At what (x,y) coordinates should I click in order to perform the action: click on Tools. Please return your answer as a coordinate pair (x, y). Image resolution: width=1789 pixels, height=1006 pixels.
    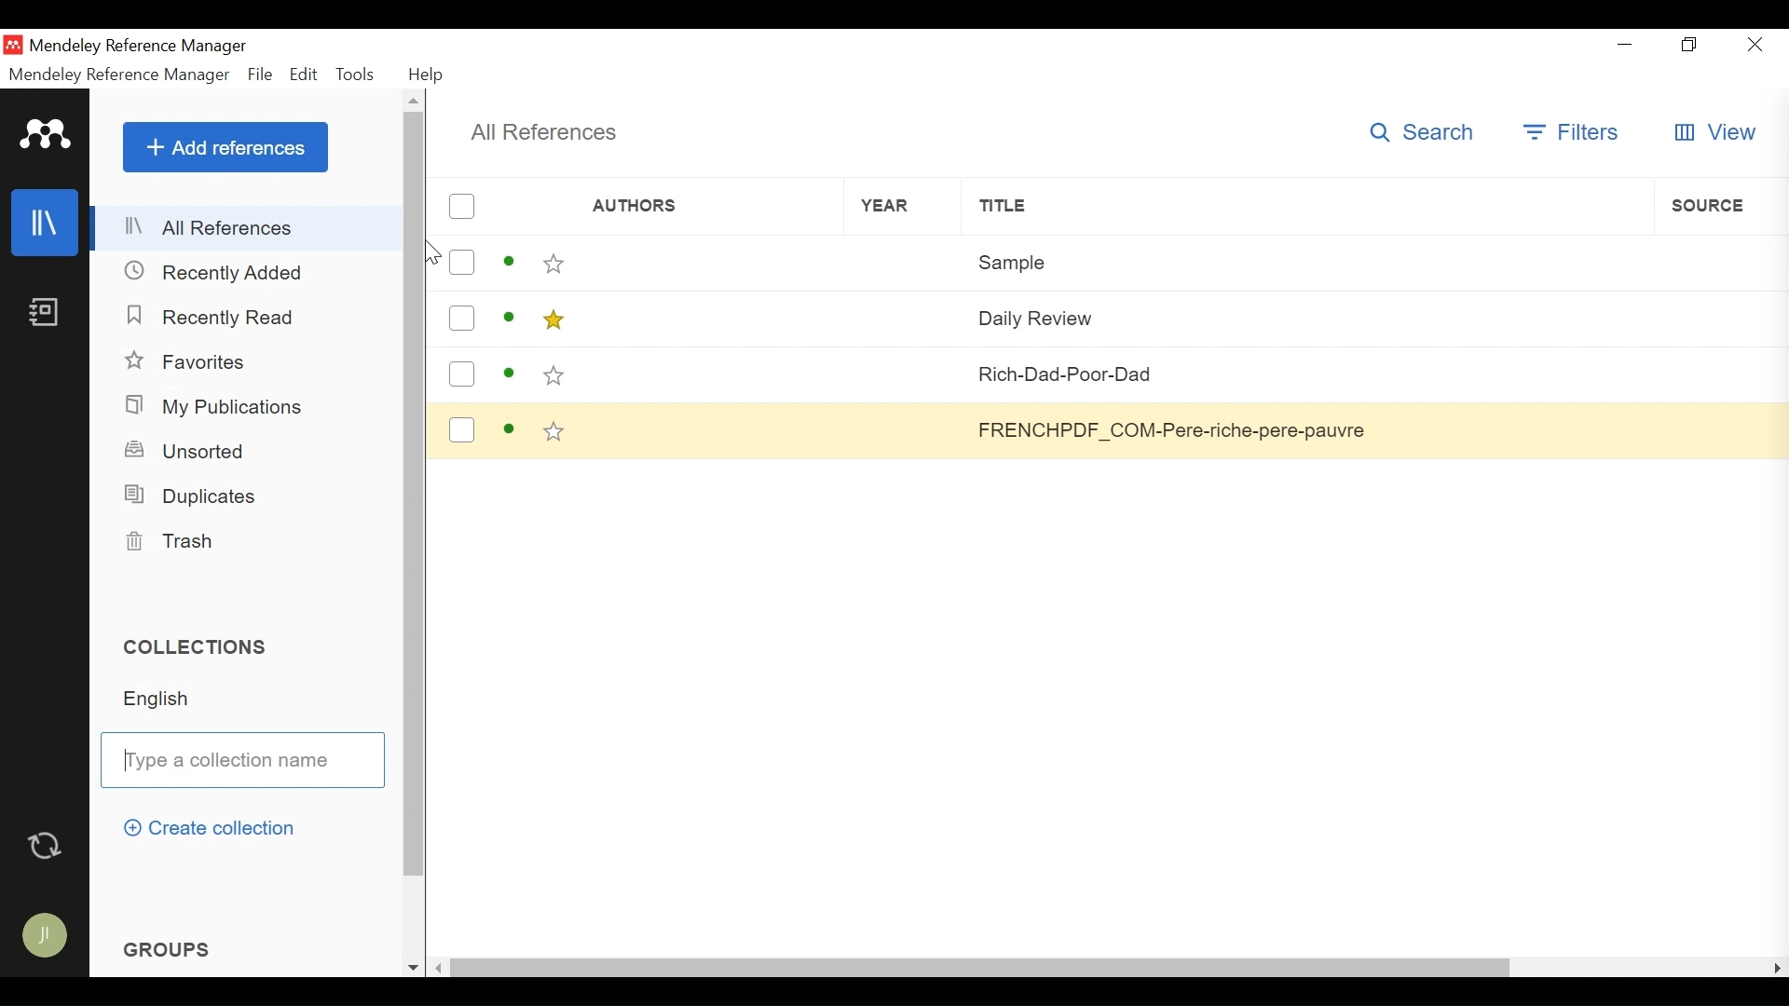
    Looking at the image, I should click on (359, 74).